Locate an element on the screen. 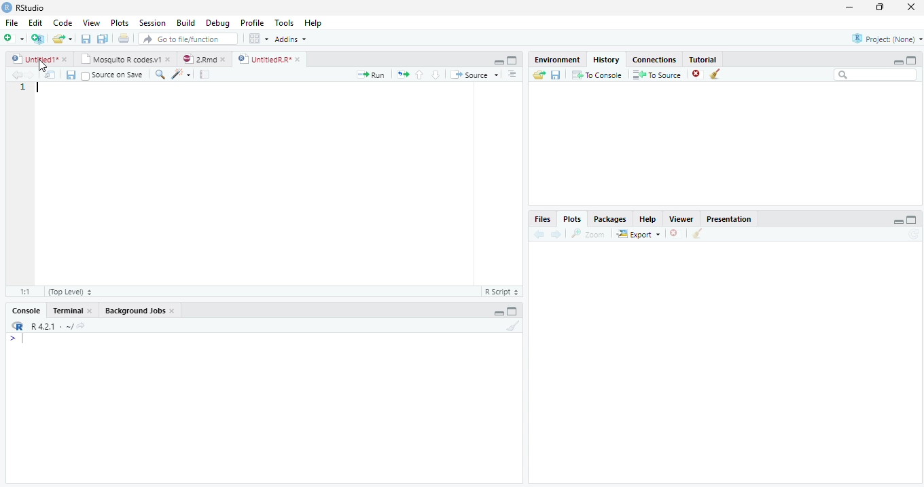 This screenshot has width=924, height=487. Search is located at coordinates (876, 77).